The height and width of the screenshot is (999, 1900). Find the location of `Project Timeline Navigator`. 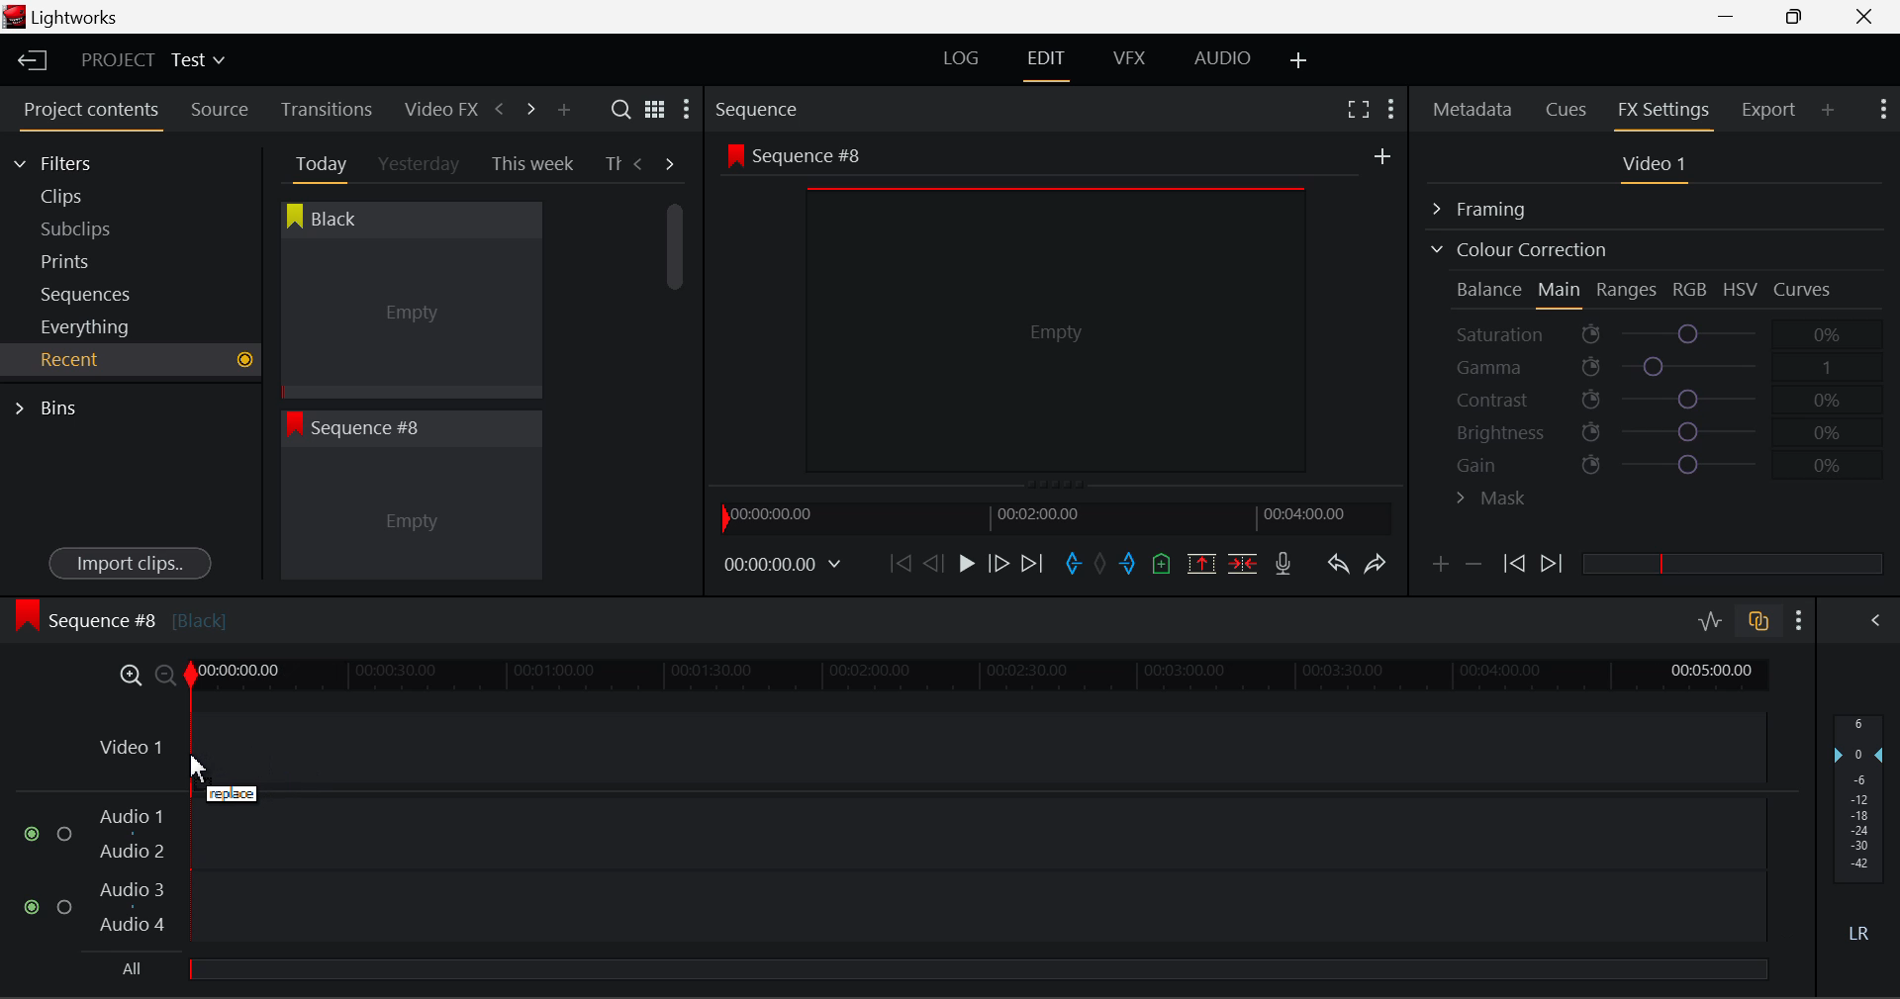

Project Timeline Navigator is located at coordinates (1053, 517).